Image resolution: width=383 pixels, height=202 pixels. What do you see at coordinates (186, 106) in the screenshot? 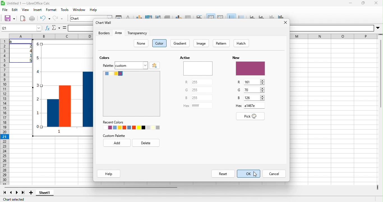
I see `Hex` at bounding box center [186, 106].